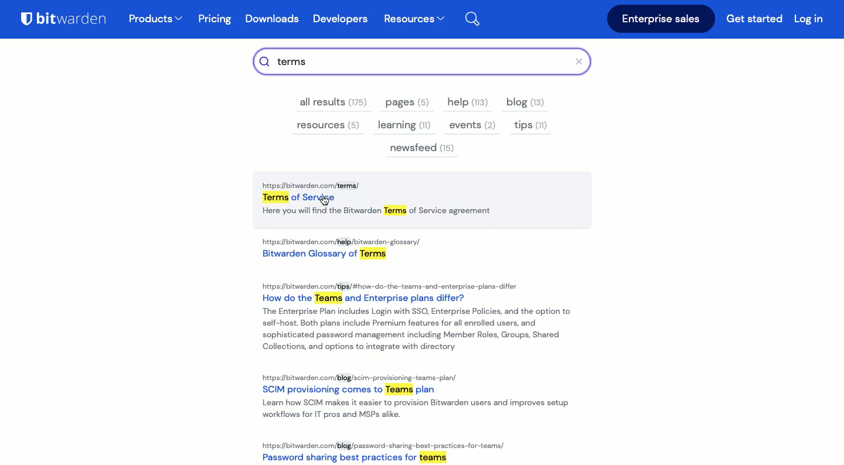 The image size is (844, 465). What do you see at coordinates (415, 61) in the screenshot?
I see `Search bar` at bounding box center [415, 61].